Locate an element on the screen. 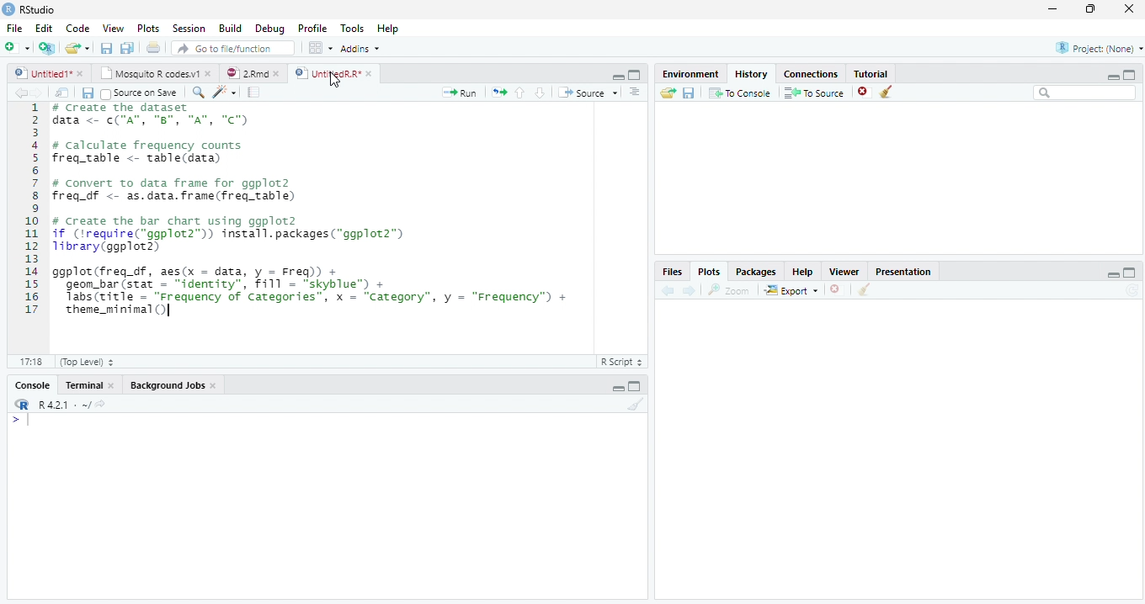 The height and width of the screenshot is (604, 1145). Create the dataset data <- c("a", "8", "A", "¢")calculate frequency countsreq_table <- table(data)Convert to data frame for ggplot2req_df <- as. data. frame(freq_table)Create the bar chart using ggplot2f (irequire(“ggplot2”)) install.packages(“ggplot2”)ibrary(ggplot2)gplot(freq df, aes(x = data, y = Freq) +geom_bar (stat = “identity”, fill = "skyblue") +labs (title = "Frequency of Categories”, x = “Category”, y = Frequency”) +theme_minimal 0] is located at coordinates (350, 209).